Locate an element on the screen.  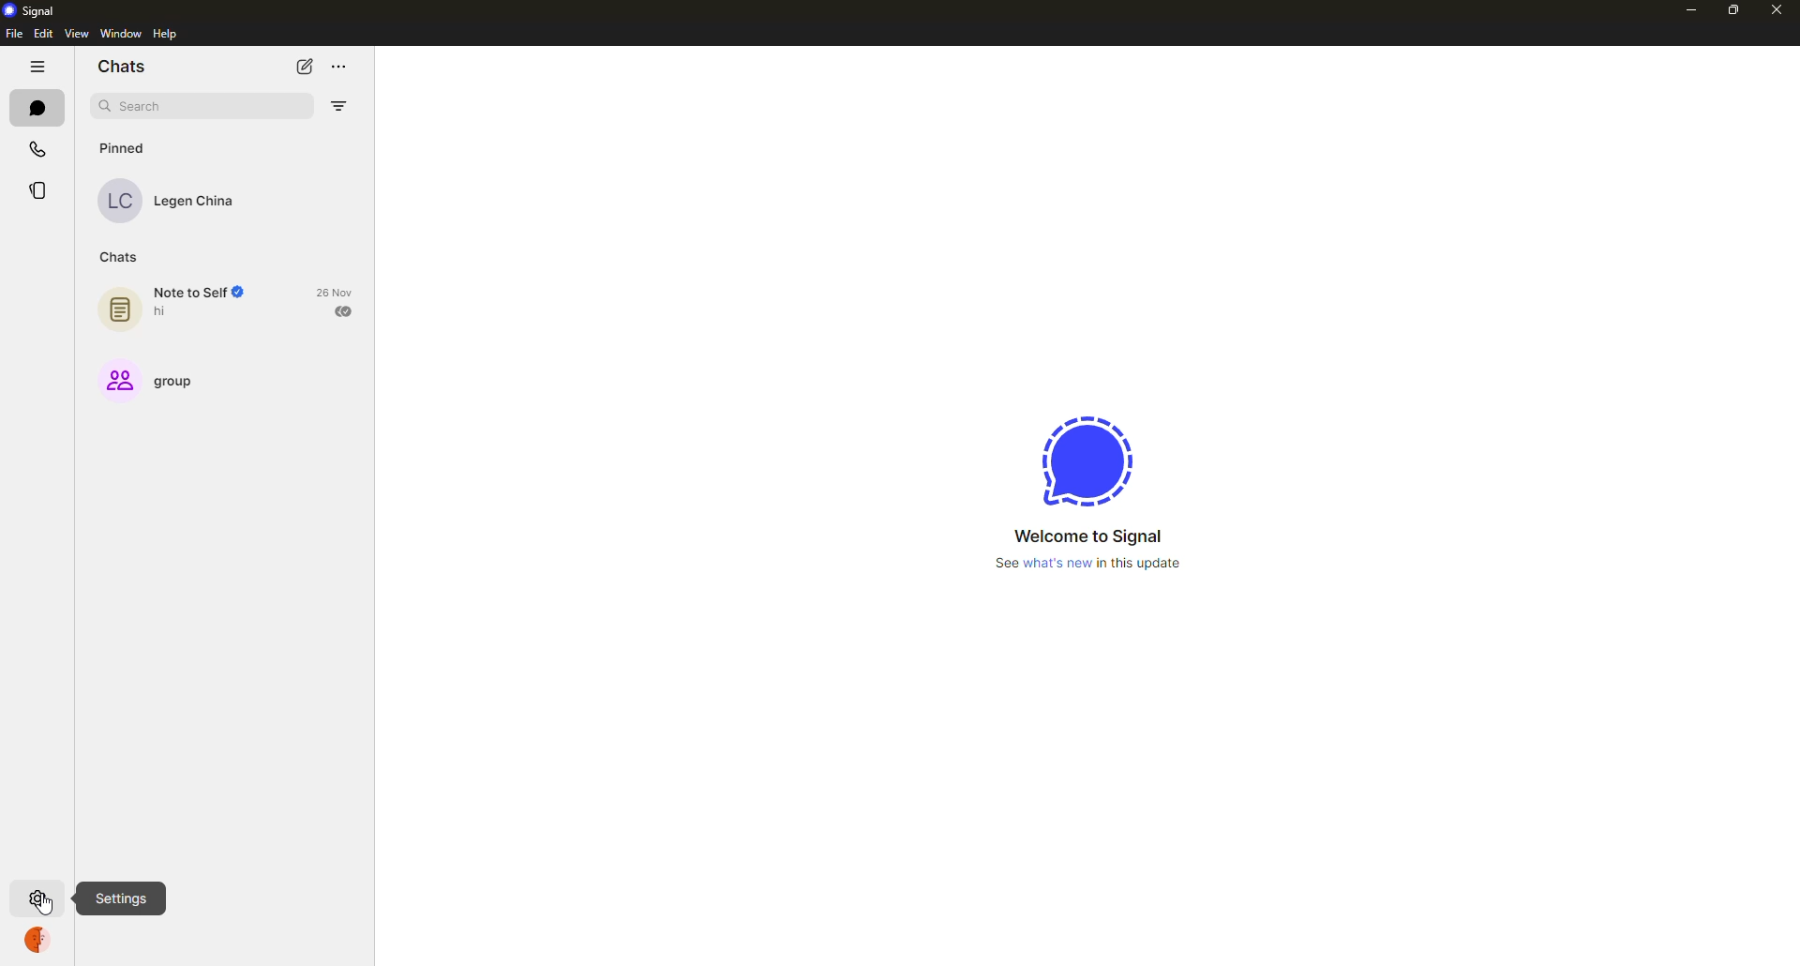
group is located at coordinates (116, 380).